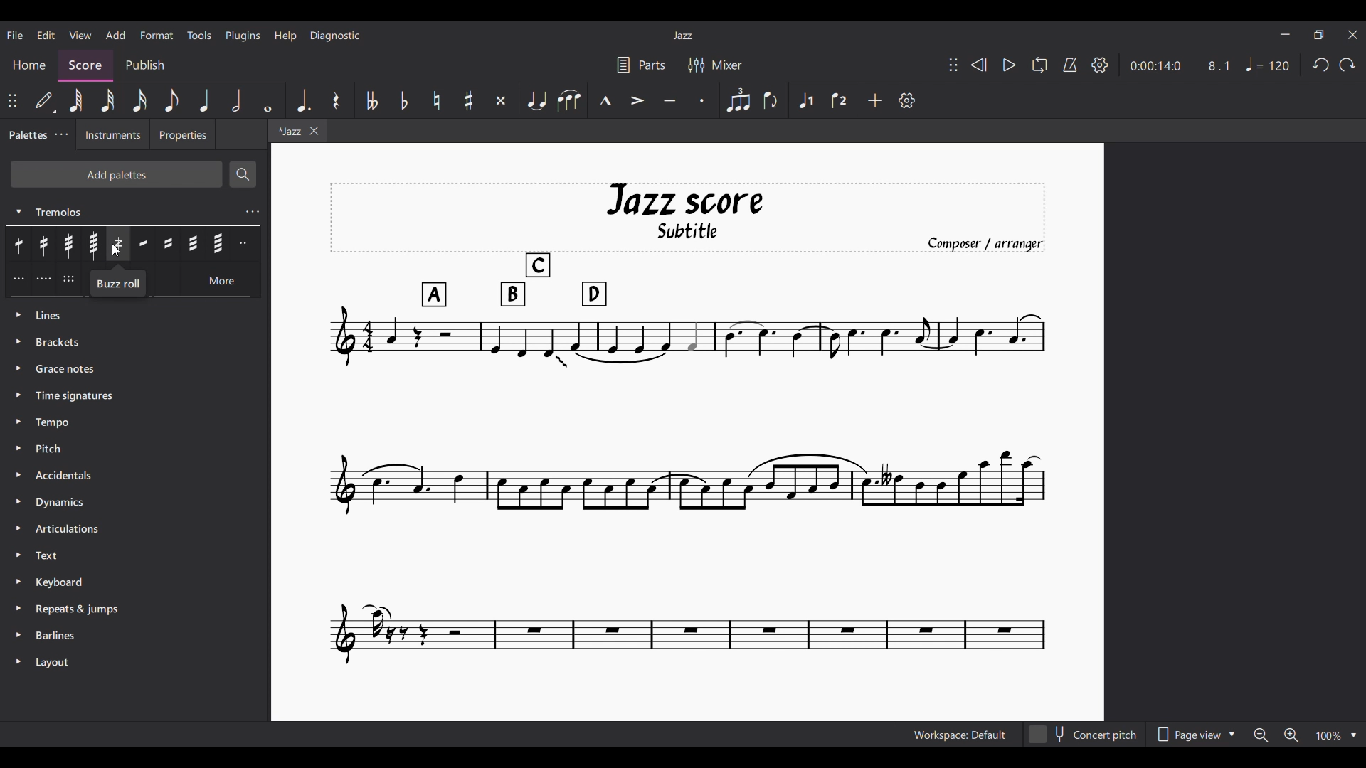 This screenshot has width=1366, height=768. Describe the element at coordinates (1071, 65) in the screenshot. I see `Metronome` at that location.